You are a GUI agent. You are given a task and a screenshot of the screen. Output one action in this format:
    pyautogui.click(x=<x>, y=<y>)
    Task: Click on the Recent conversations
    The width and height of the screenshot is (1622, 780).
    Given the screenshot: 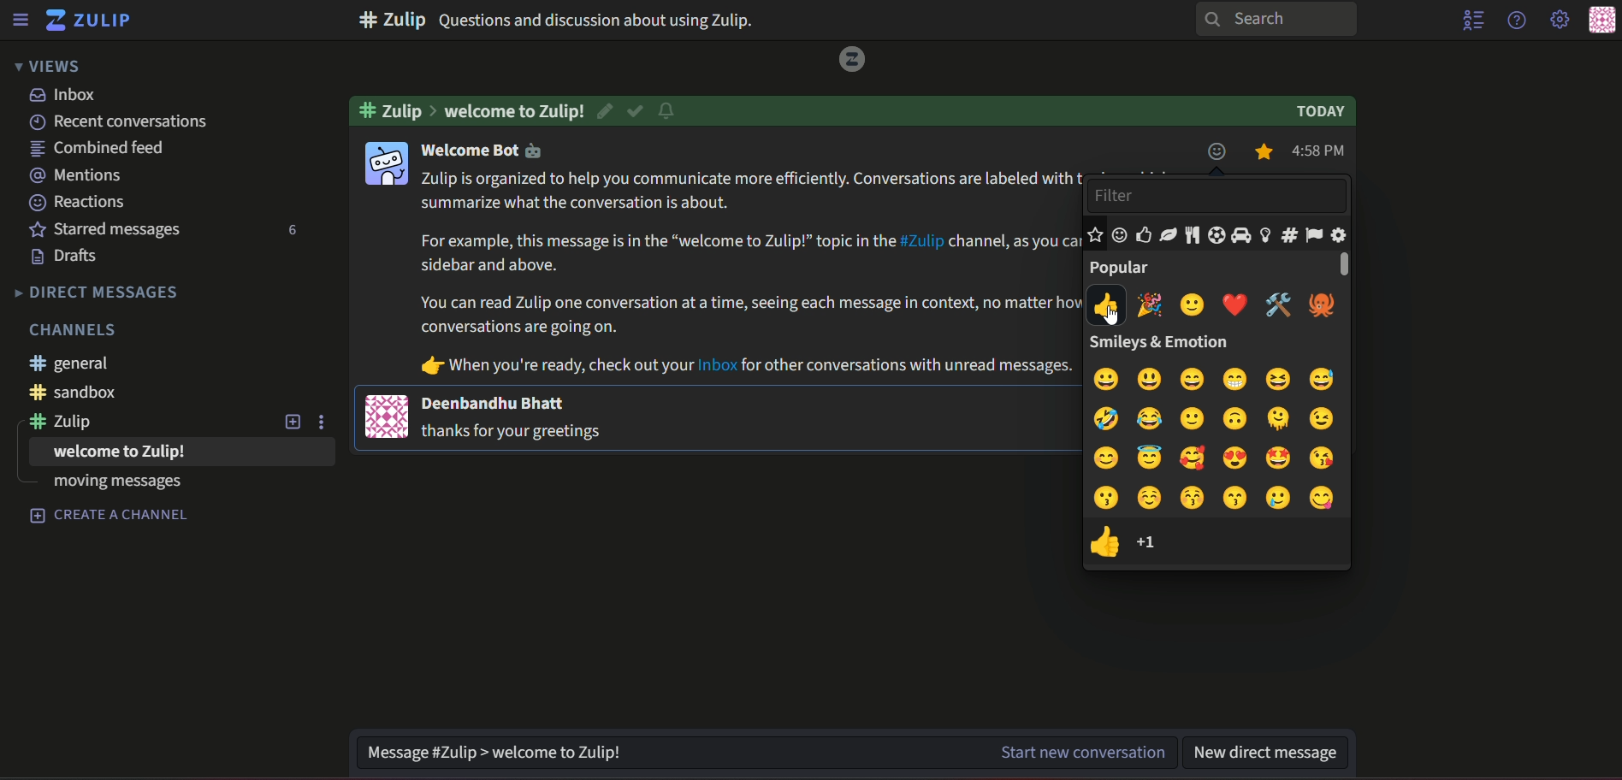 What is the action you would take?
    pyautogui.click(x=126, y=122)
    